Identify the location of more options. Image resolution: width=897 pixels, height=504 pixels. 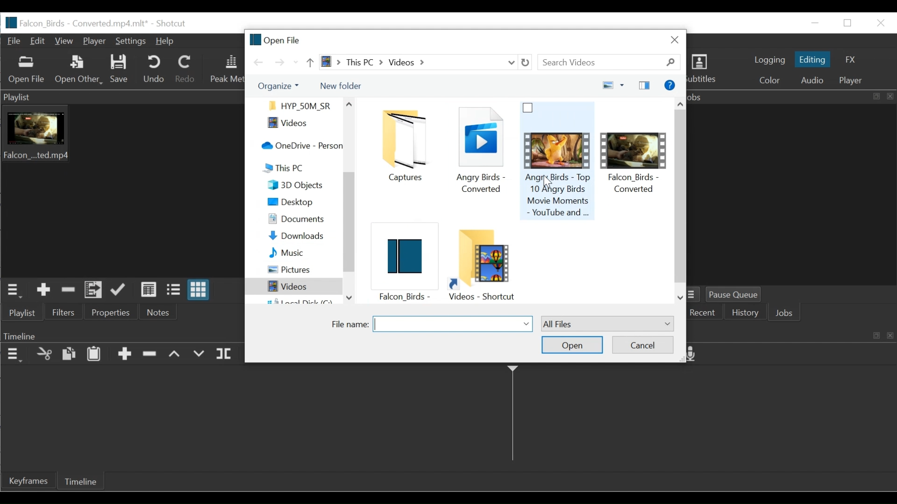
(623, 84).